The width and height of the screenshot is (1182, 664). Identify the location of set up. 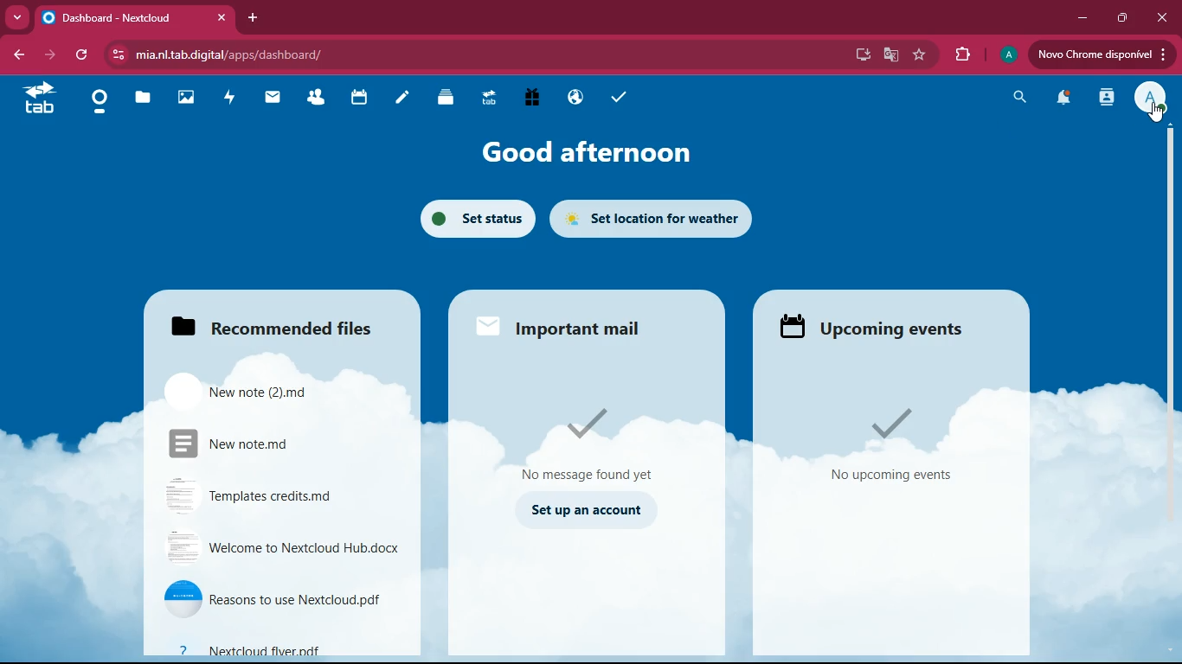
(588, 509).